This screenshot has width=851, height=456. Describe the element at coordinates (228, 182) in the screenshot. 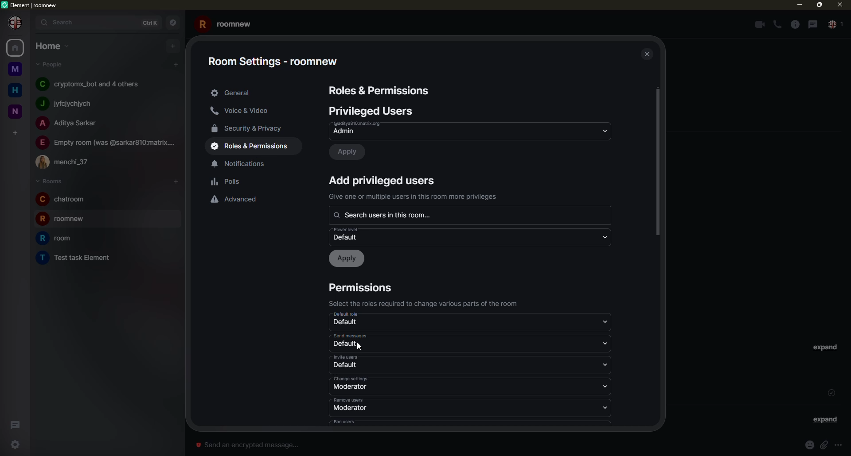

I see `polls` at that location.